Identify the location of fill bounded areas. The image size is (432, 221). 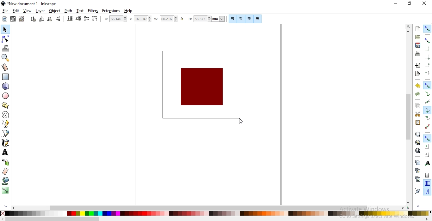
(5, 182).